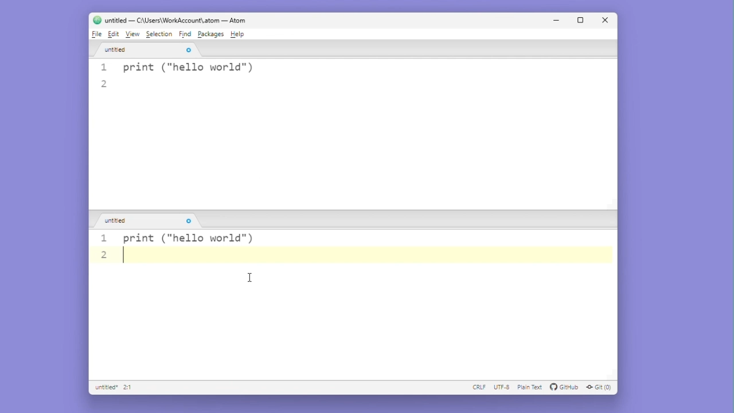 The image size is (734, 413). Describe the element at coordinates (560, 21) in the screenshot. I see `Minimise` at that location.